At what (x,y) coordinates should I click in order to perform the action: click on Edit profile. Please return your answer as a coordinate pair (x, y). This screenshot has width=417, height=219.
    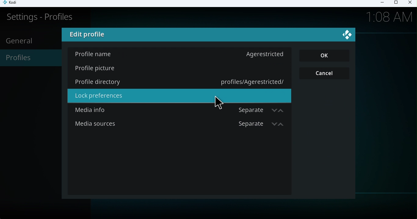
    Looking at the image, I should click on (90, 35).